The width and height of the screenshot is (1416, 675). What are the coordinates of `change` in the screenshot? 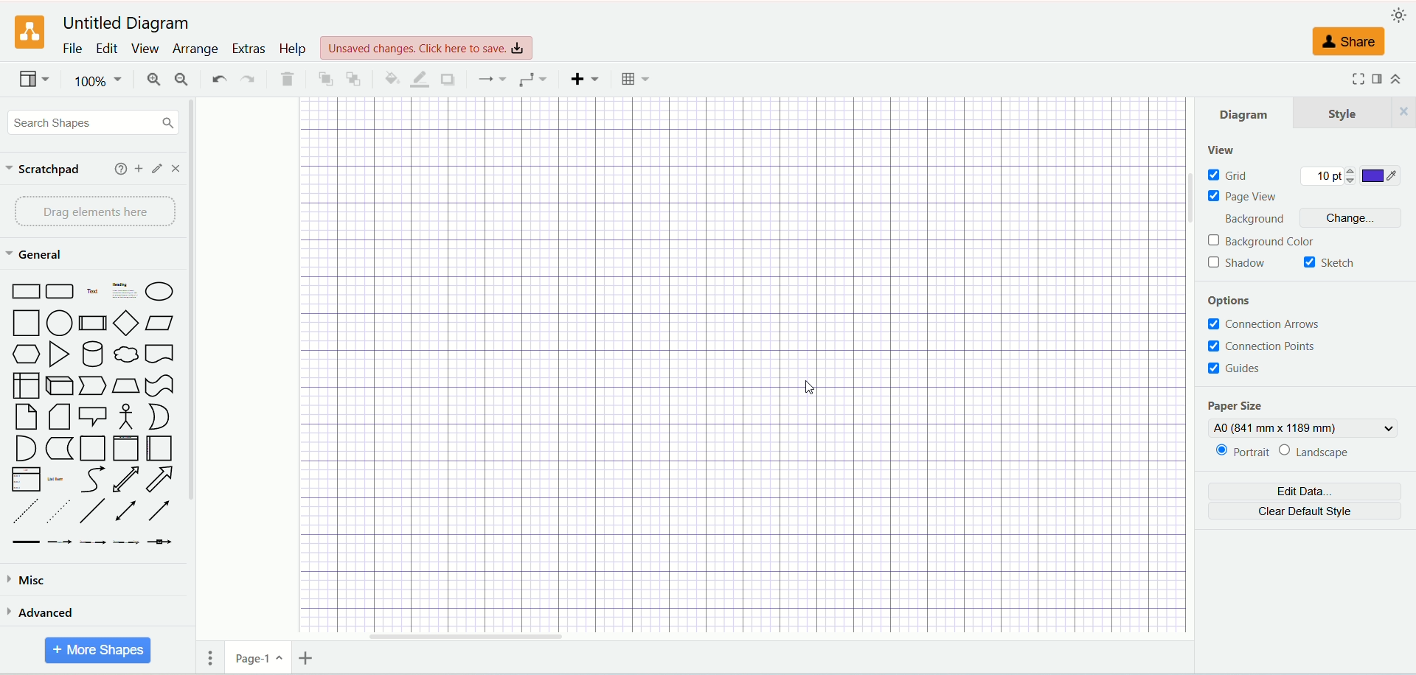 It's located at (1356, 220).